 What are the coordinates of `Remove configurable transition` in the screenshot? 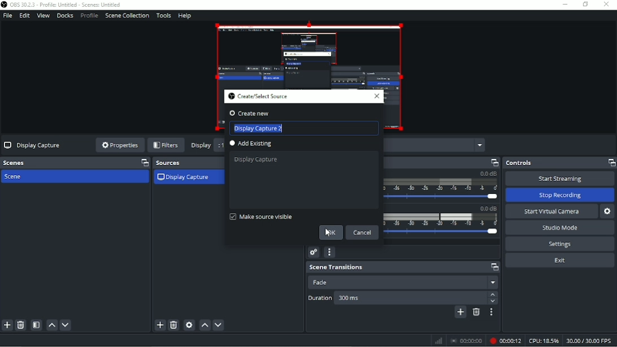 It's located at (476, 312).